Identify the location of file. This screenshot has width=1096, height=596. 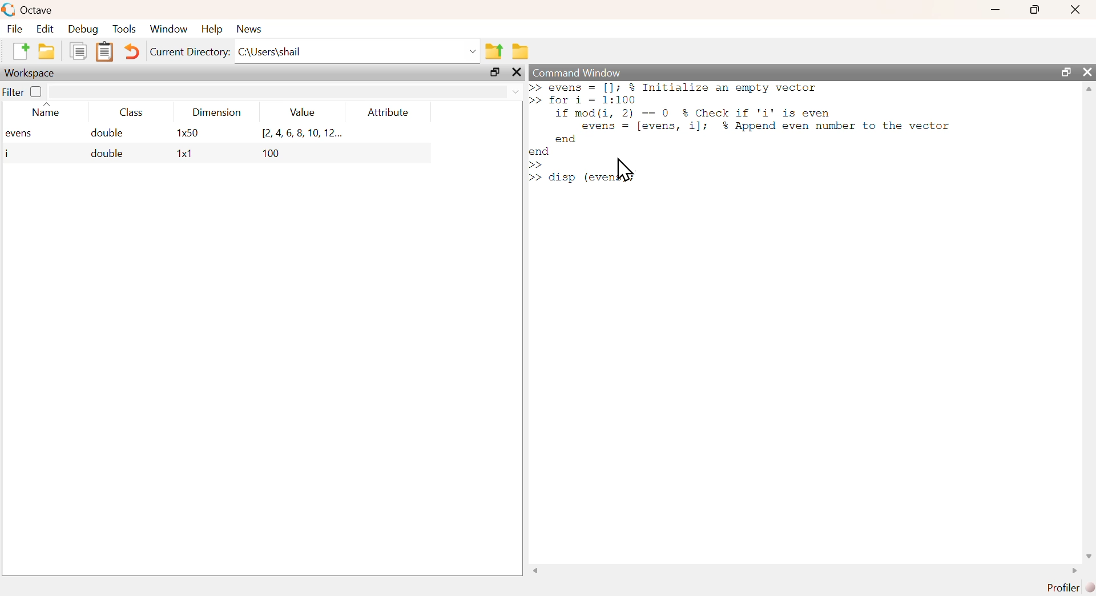
(15, 29).